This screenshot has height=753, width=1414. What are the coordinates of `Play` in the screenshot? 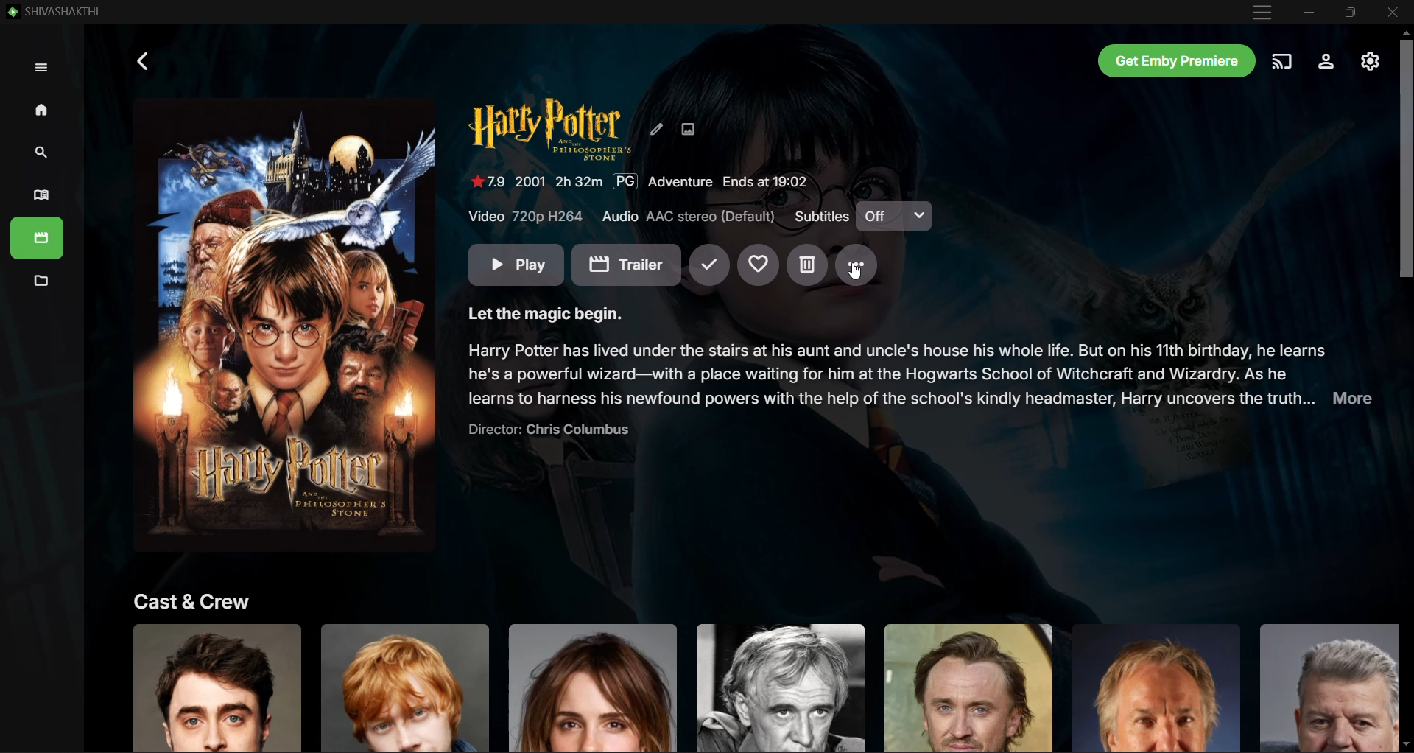 It's located at (516, 265).